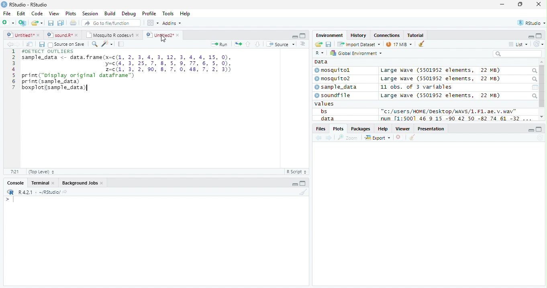  I want to click on search bar, so click(517, 53).